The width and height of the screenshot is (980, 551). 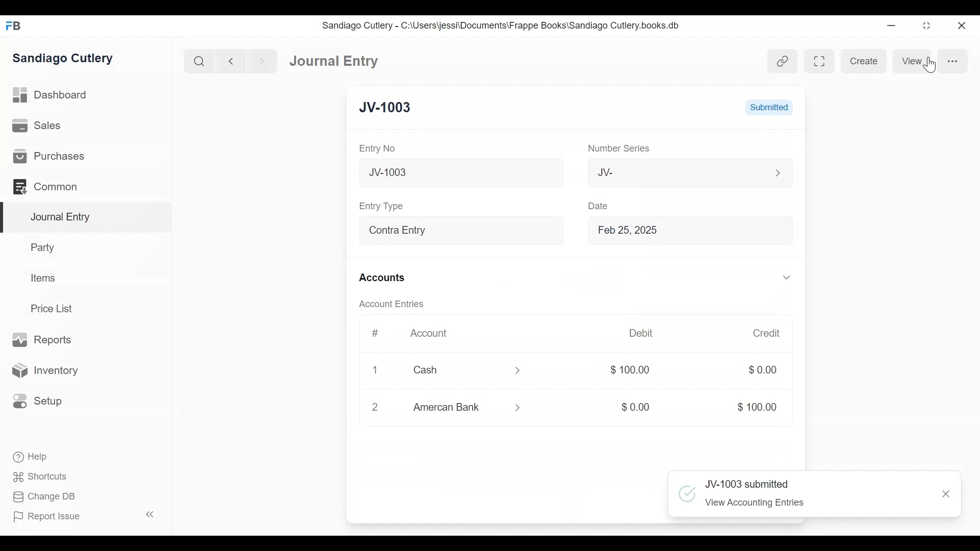 I want to click on JV-, so click(x=674, y=172).